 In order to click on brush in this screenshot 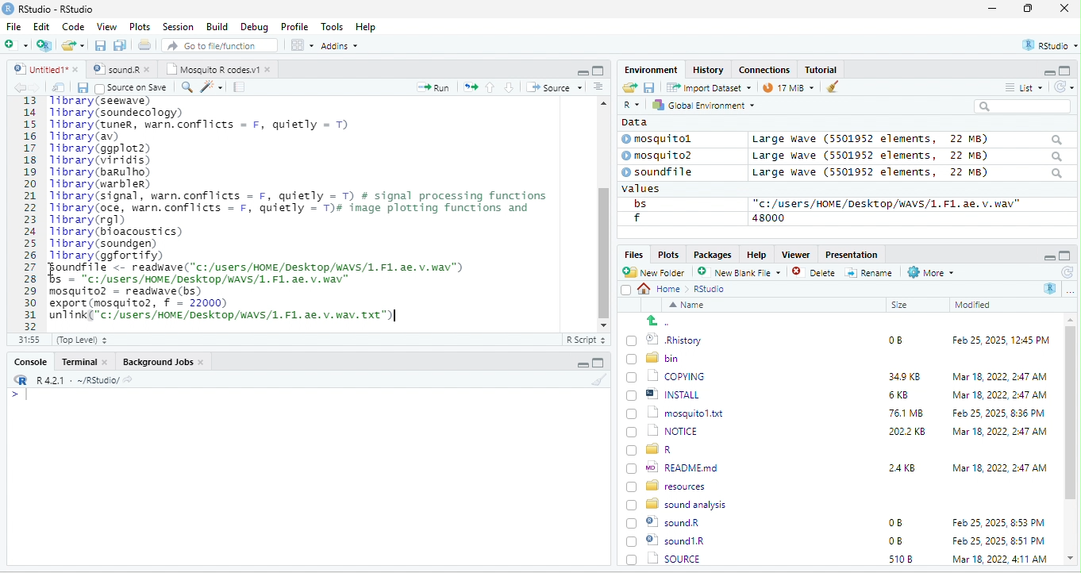, I will do `click(601, 380)`.